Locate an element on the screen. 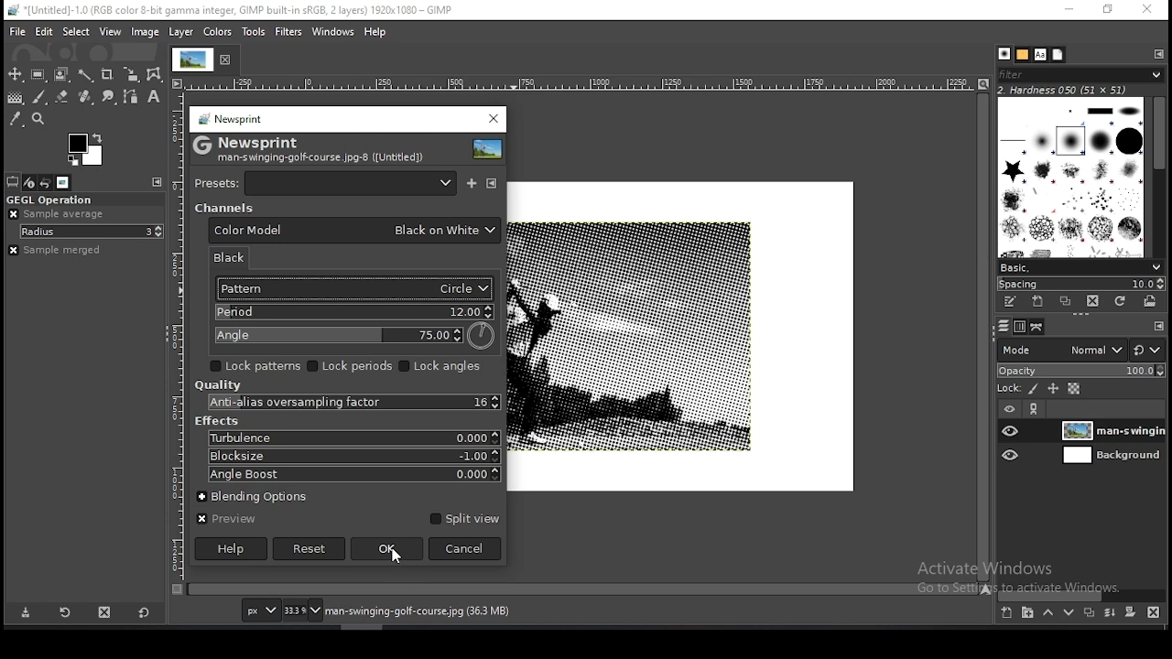 This screenshot has height=659, width=1172. edit is located at coordinates (44, 33).